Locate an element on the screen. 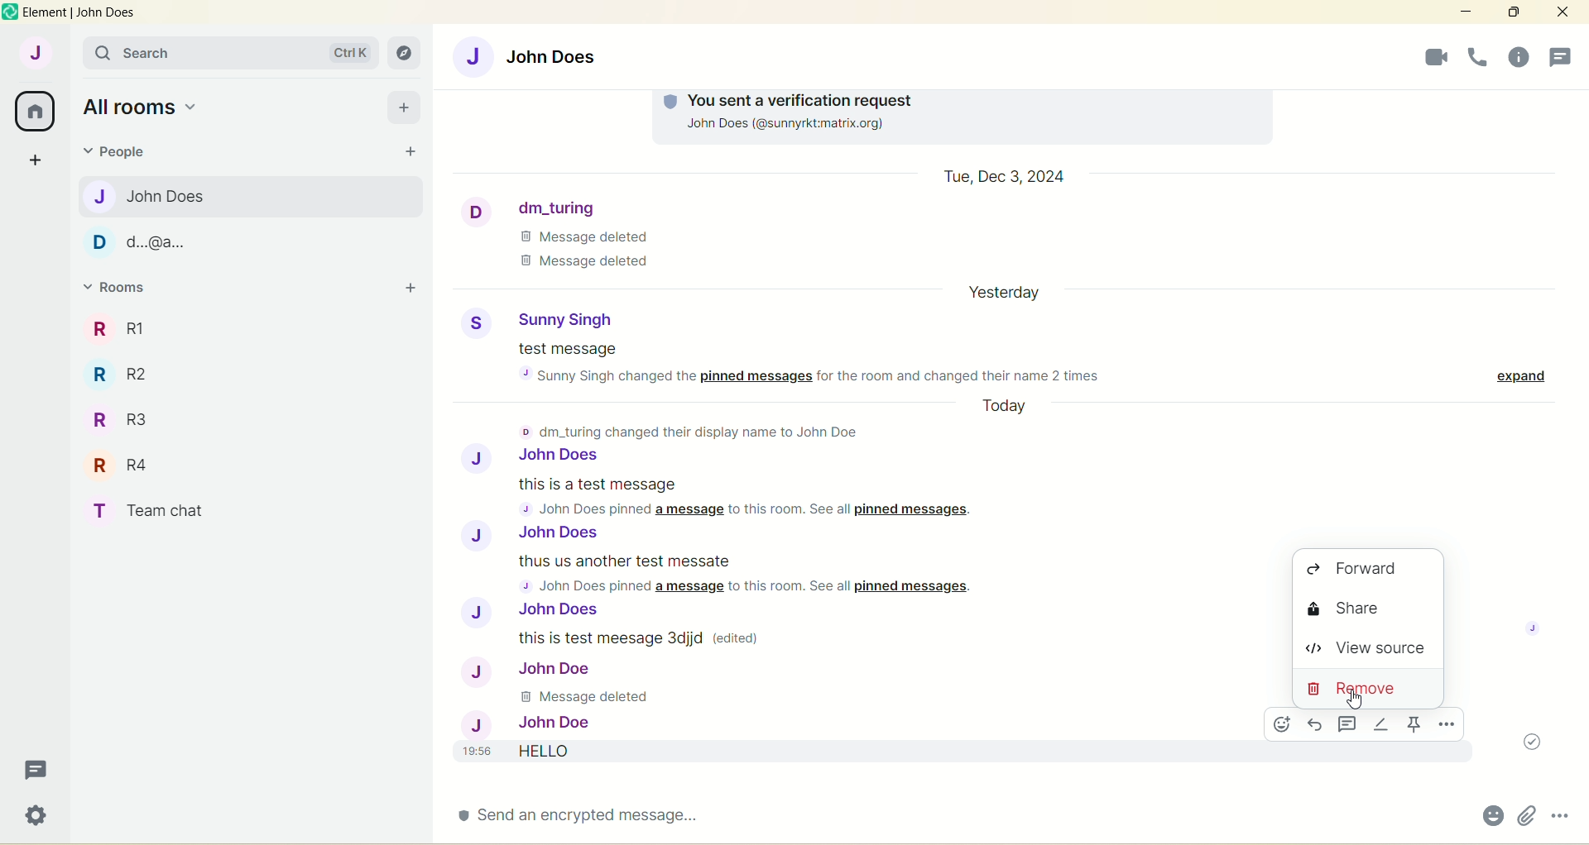  minimize is located at coordinates (1463, 12).